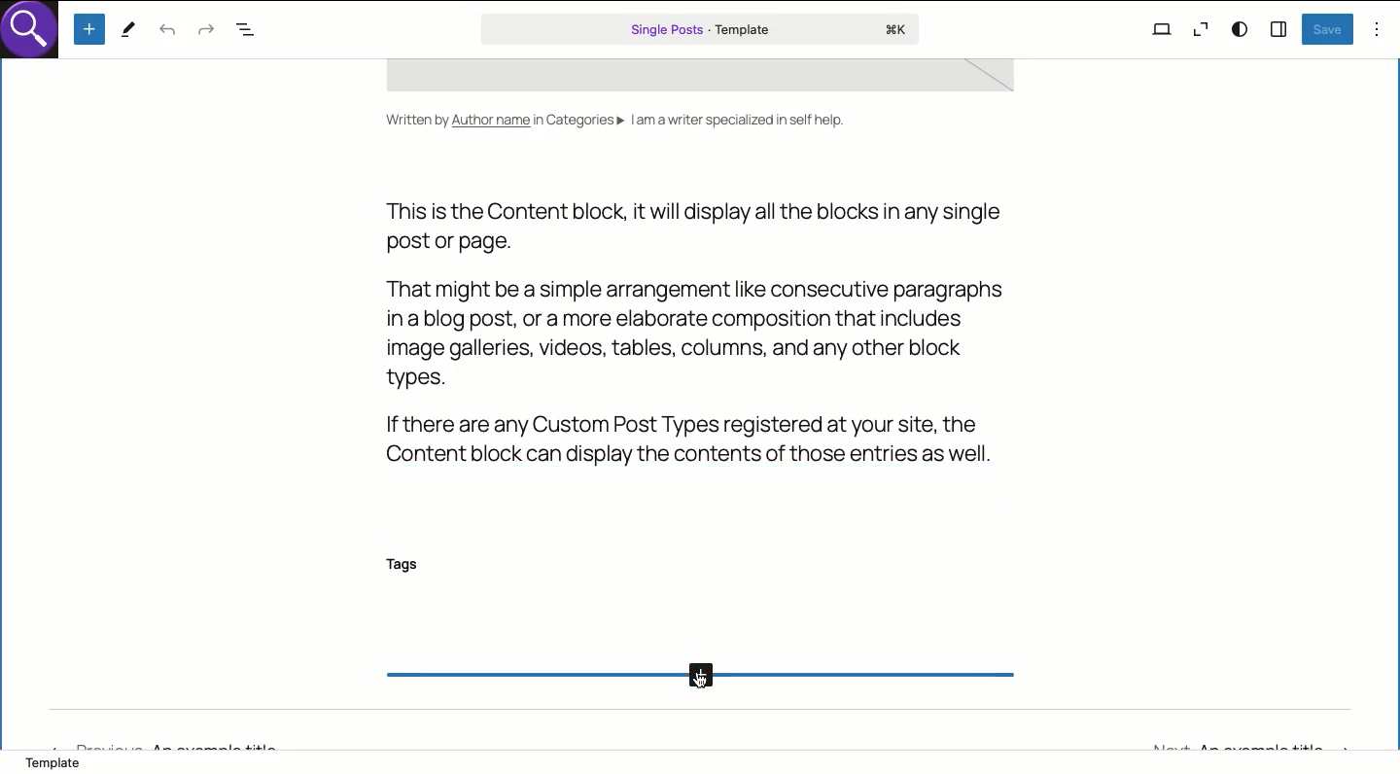 This screenshot has width=1400, height=774. Describe the element at coordinates (408, 565) in the screenshot. I see `Tags` at that location.